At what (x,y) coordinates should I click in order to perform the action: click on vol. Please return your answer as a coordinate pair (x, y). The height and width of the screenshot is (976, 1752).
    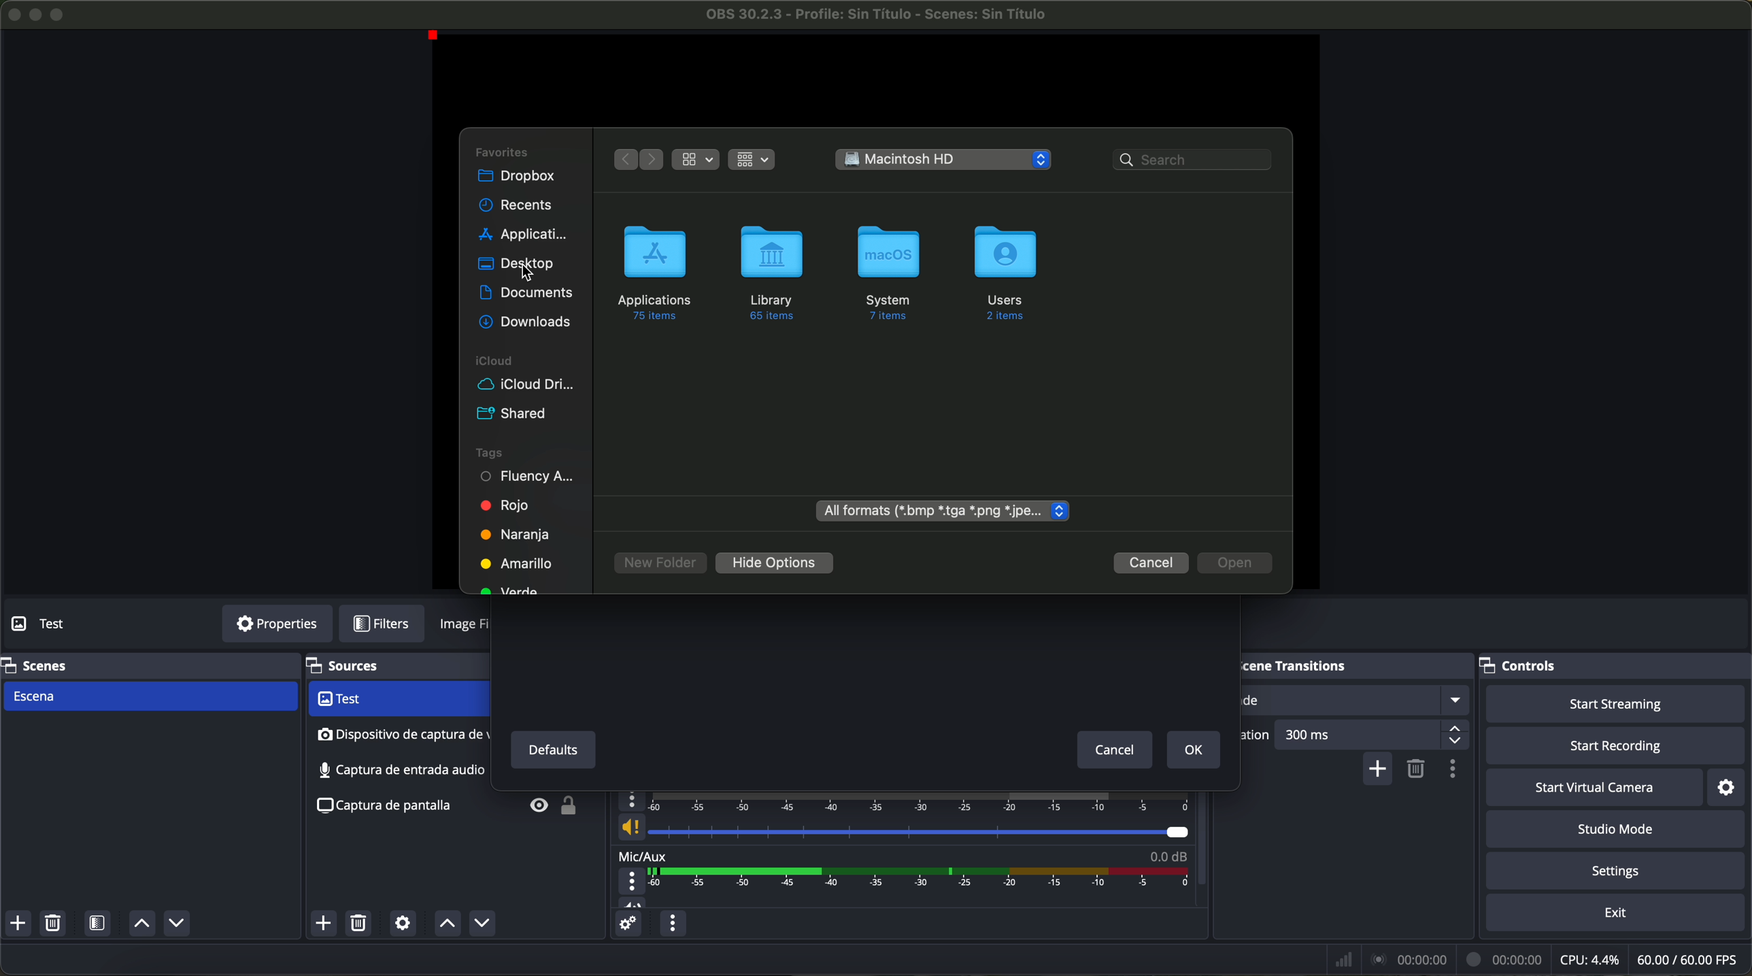
    Looking at the image, I should click on (902, 828).